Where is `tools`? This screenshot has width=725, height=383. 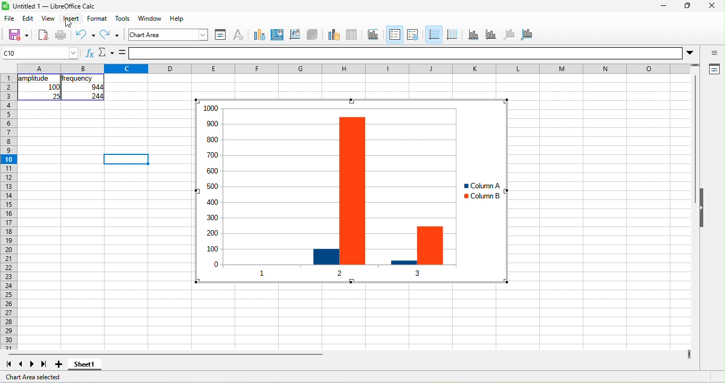 tools is located at coordinates (123, 19).